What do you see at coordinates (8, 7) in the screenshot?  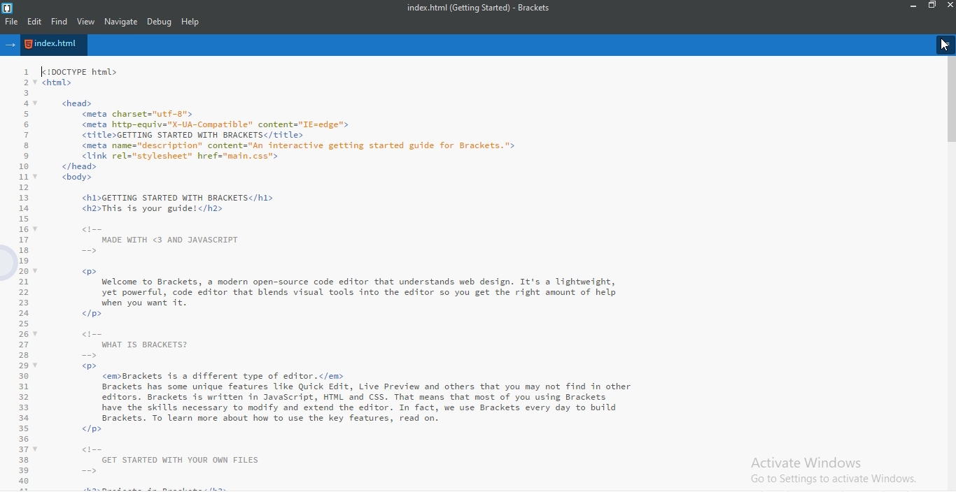 I see `logo` at bounding box center [8, 7].